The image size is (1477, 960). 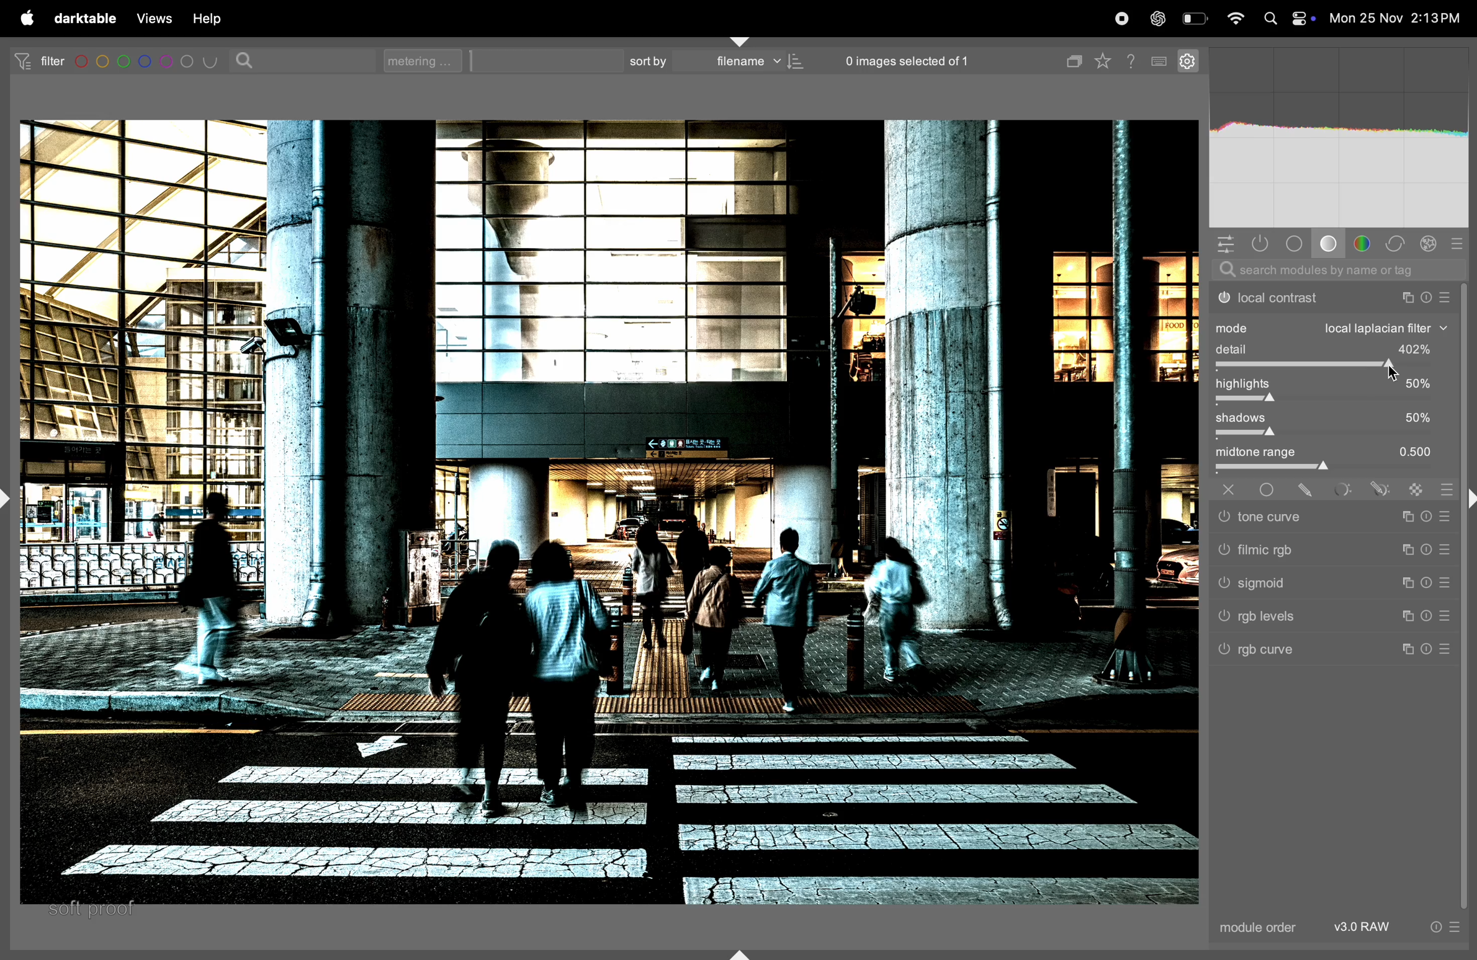 I want to click on preset, so click(x=1442, y=585).